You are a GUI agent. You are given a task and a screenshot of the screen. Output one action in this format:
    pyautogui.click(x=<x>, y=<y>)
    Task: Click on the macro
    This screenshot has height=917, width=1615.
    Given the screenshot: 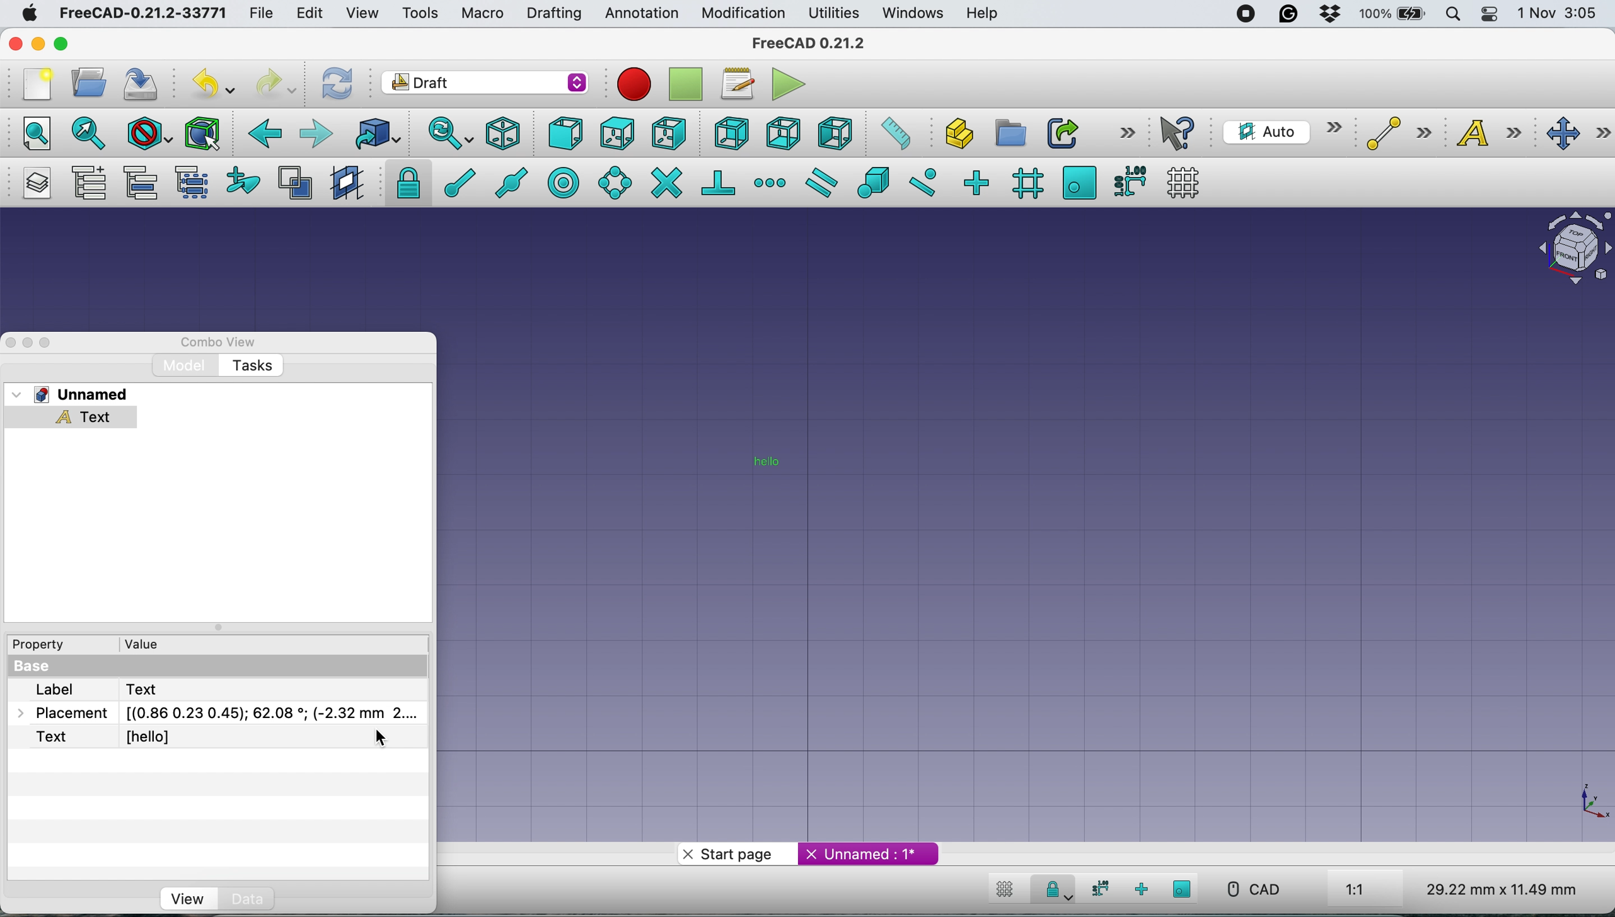 What is the action you would take?
    pyautogui.click(x=480, y=13)
    